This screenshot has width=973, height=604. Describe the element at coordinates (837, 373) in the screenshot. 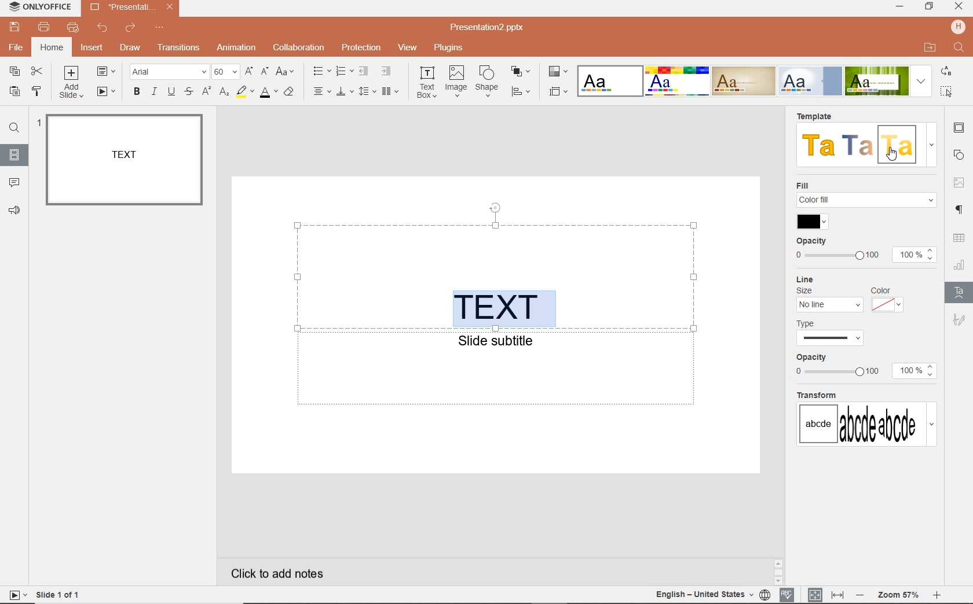

I see `opacity slider` at that location.